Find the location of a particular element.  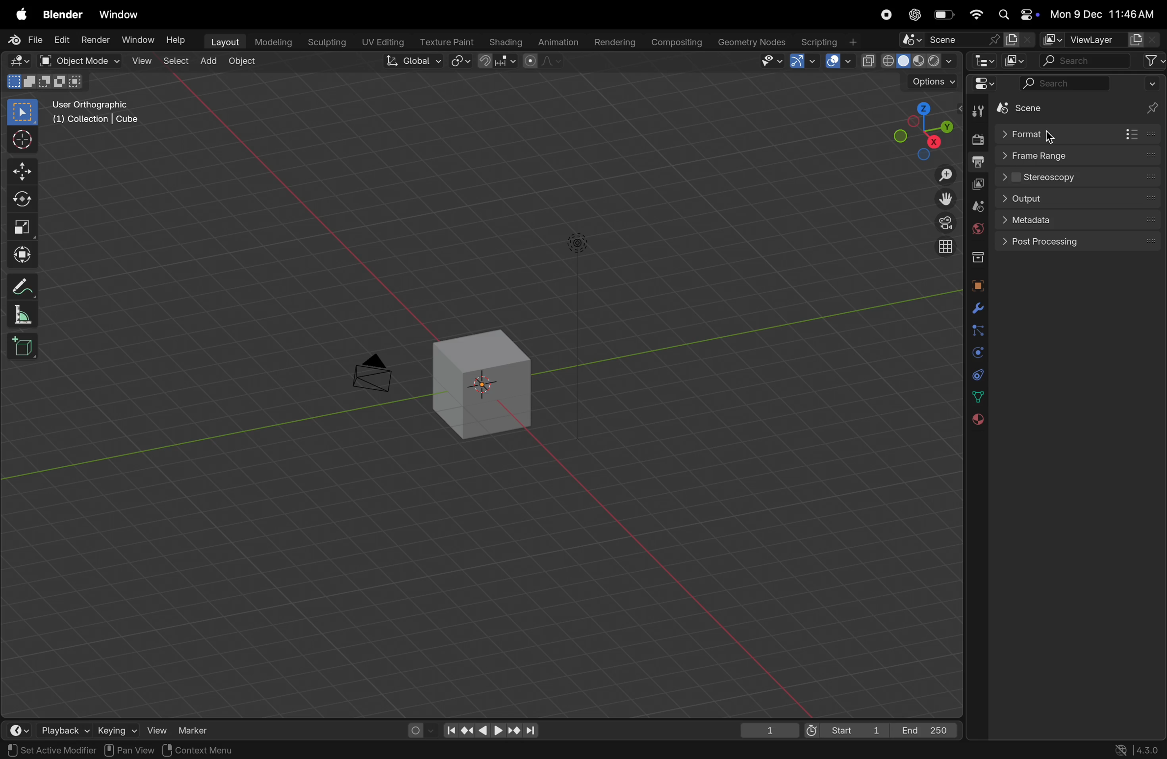

playback is located at coordinates (66, 729).